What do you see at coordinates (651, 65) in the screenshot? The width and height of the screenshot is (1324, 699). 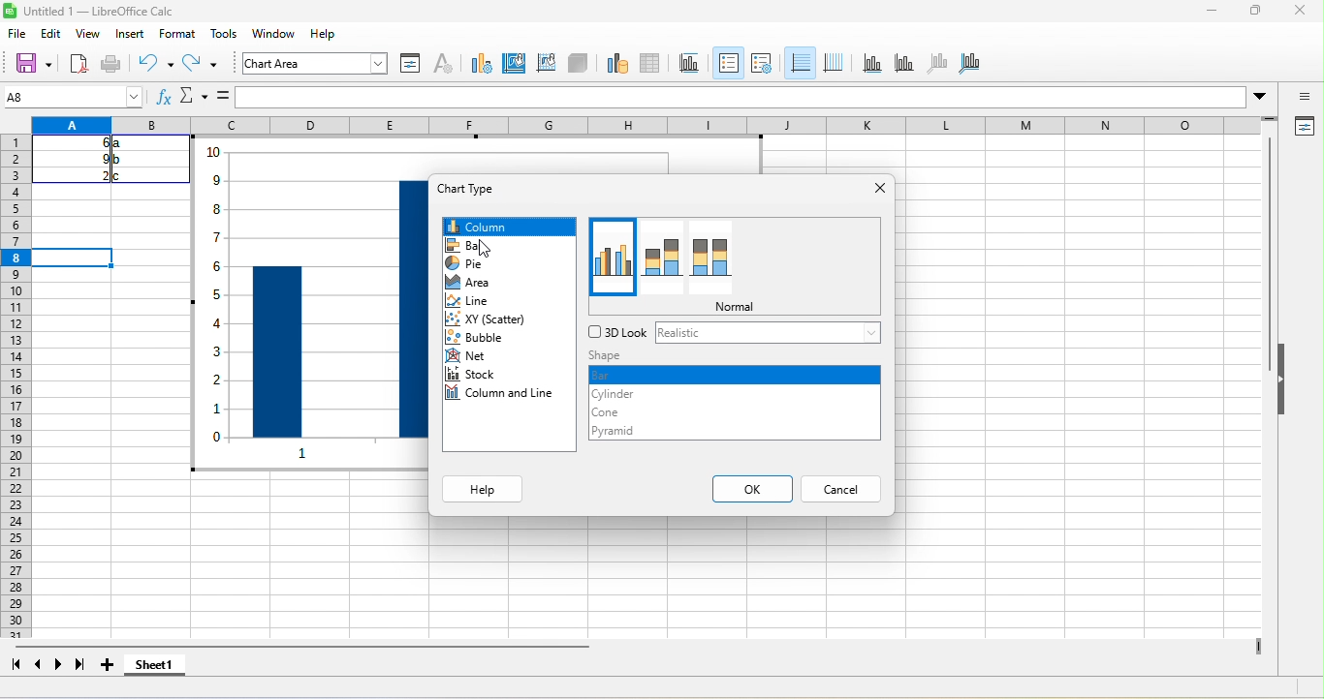 I see `data table` at bounding box center [651, 65].